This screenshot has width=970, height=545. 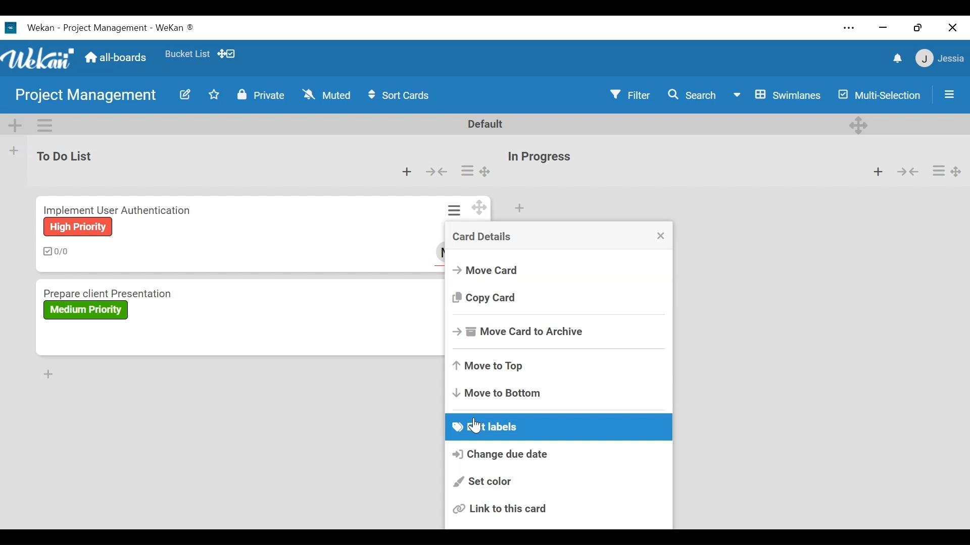 I want to click on Card Details, so click(x=545, y=237).